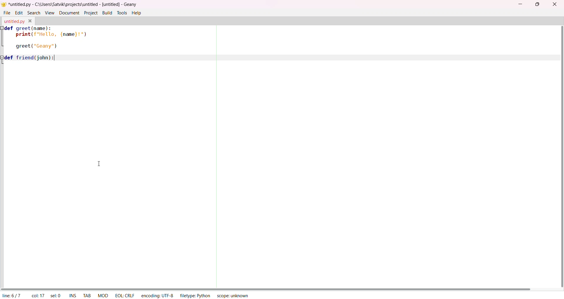 Image resolution: width=564 pixels, height=299 pixels. I want to click on project, so click(90, 12).